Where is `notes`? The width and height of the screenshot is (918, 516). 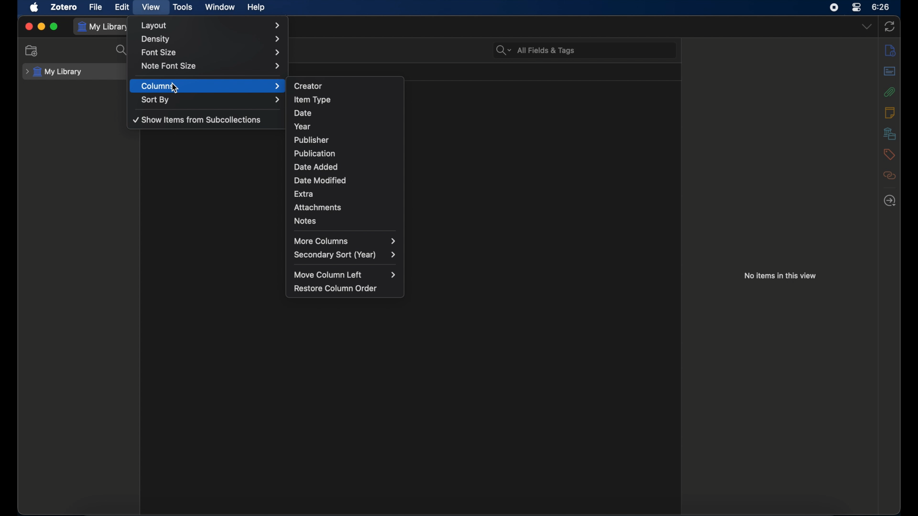 notes is located at coordinates (344, 221).